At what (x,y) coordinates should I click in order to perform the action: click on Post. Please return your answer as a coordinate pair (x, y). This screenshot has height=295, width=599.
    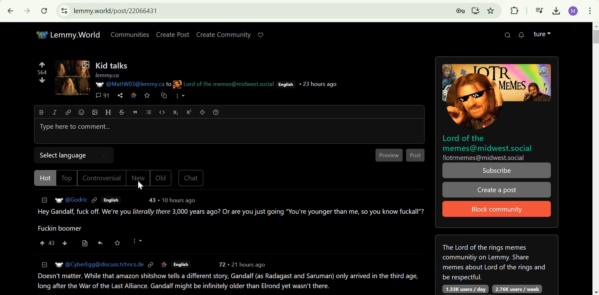
    Looking at the image, I should click on (415, 156).